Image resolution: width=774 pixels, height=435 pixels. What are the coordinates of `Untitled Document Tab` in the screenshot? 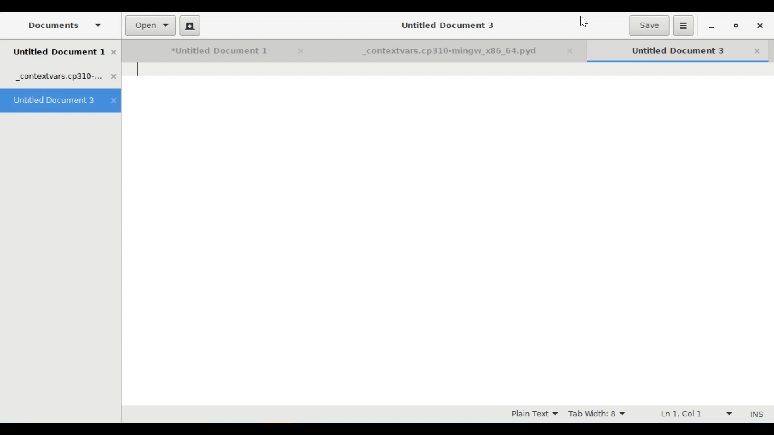 It's located at (667, 51).